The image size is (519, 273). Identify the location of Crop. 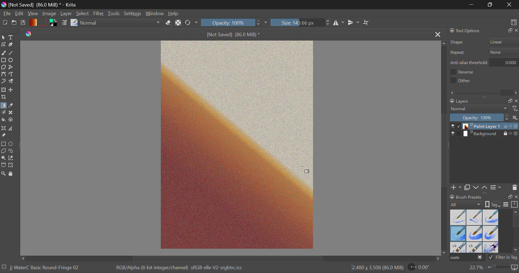
(367, 23).